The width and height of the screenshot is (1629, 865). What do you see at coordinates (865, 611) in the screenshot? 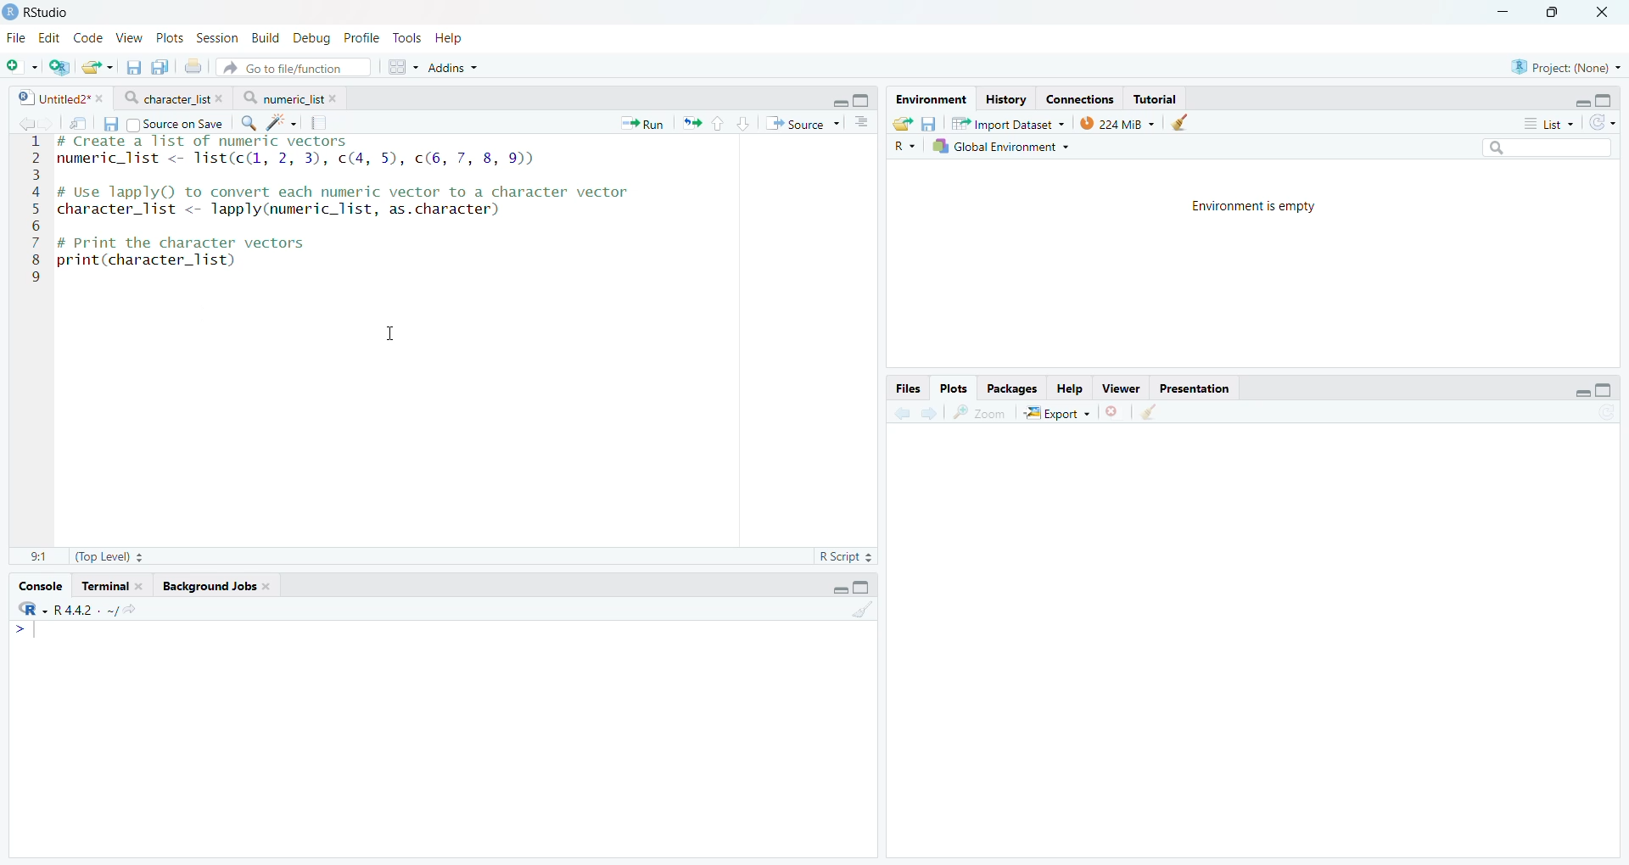
I see `Clear` at bounding box center [865, 611].